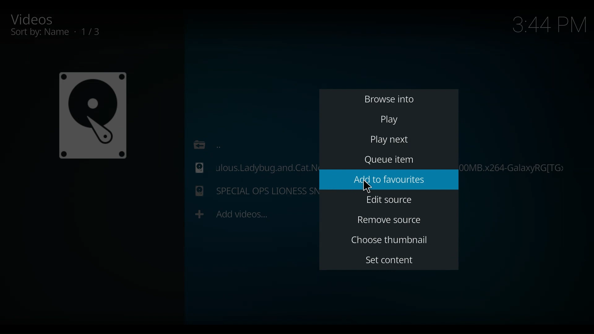  Describe the element at coordinates (38, 19) in the screenshot. I see `Videos` at that location.